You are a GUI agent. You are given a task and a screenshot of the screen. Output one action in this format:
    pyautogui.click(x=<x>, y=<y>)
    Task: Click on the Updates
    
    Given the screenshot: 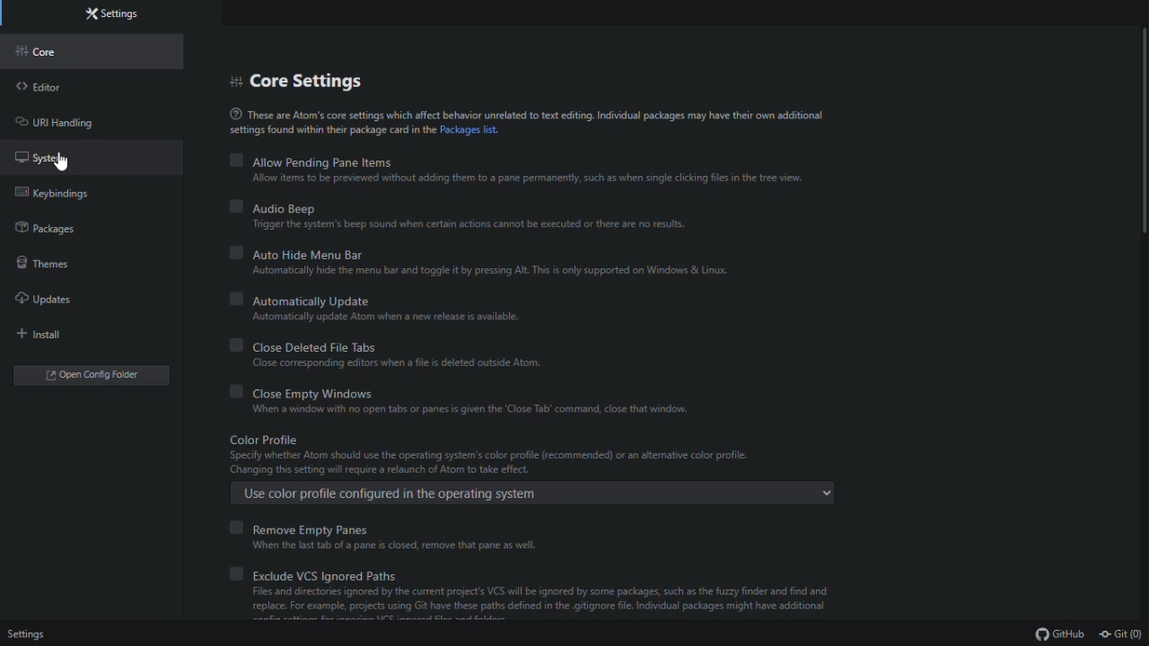 What is the action you would take?
    pyautogui.click(x=62, y=304)
    